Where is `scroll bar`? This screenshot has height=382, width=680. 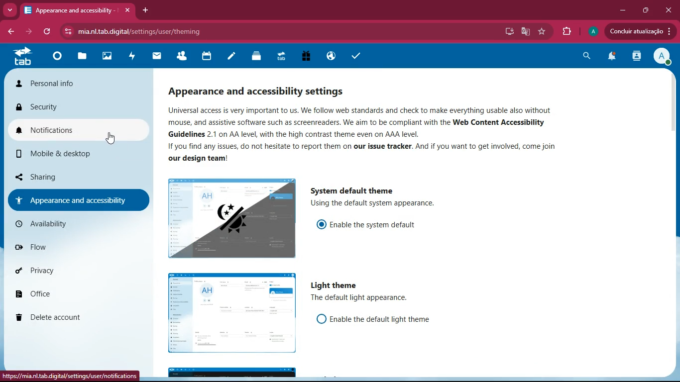
scroll bar is located at coordinates (673, 99).